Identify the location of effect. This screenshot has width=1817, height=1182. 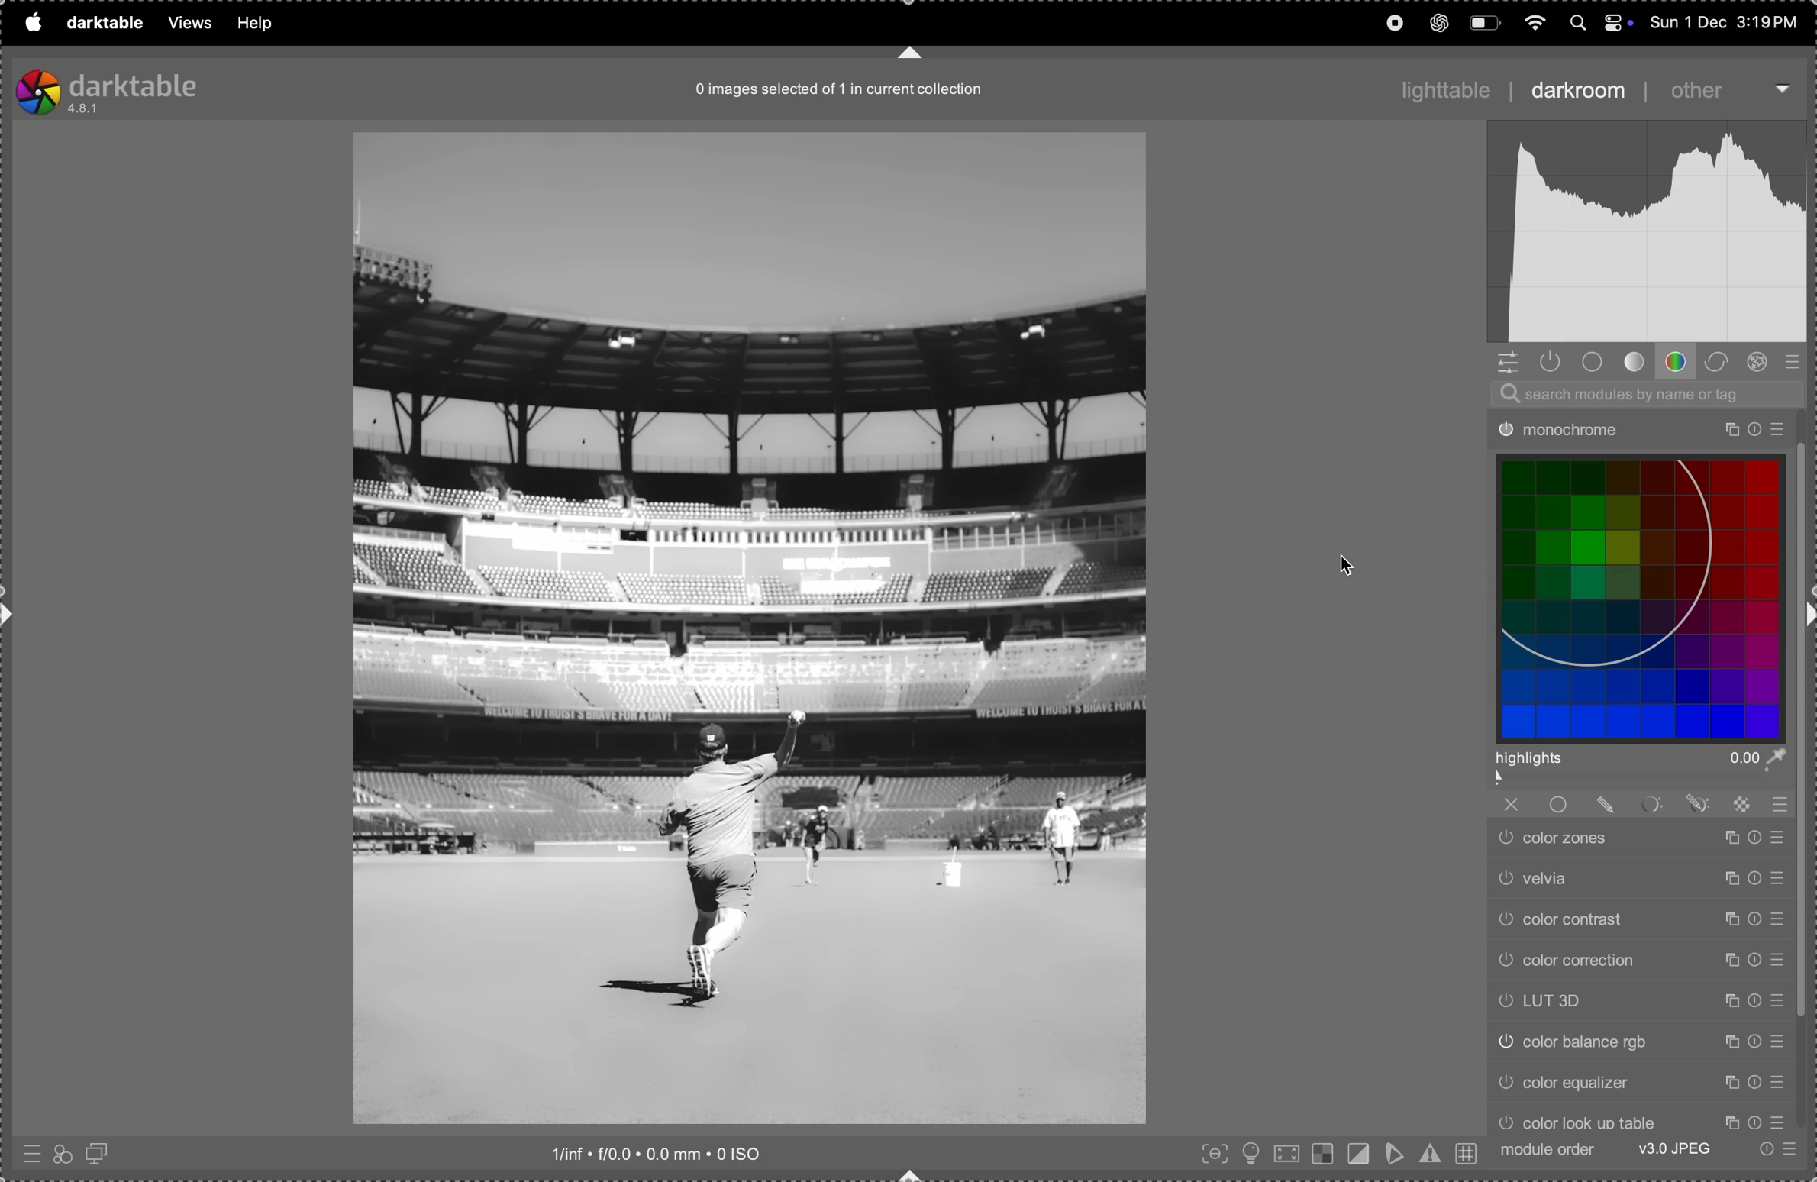
(1758, 362).